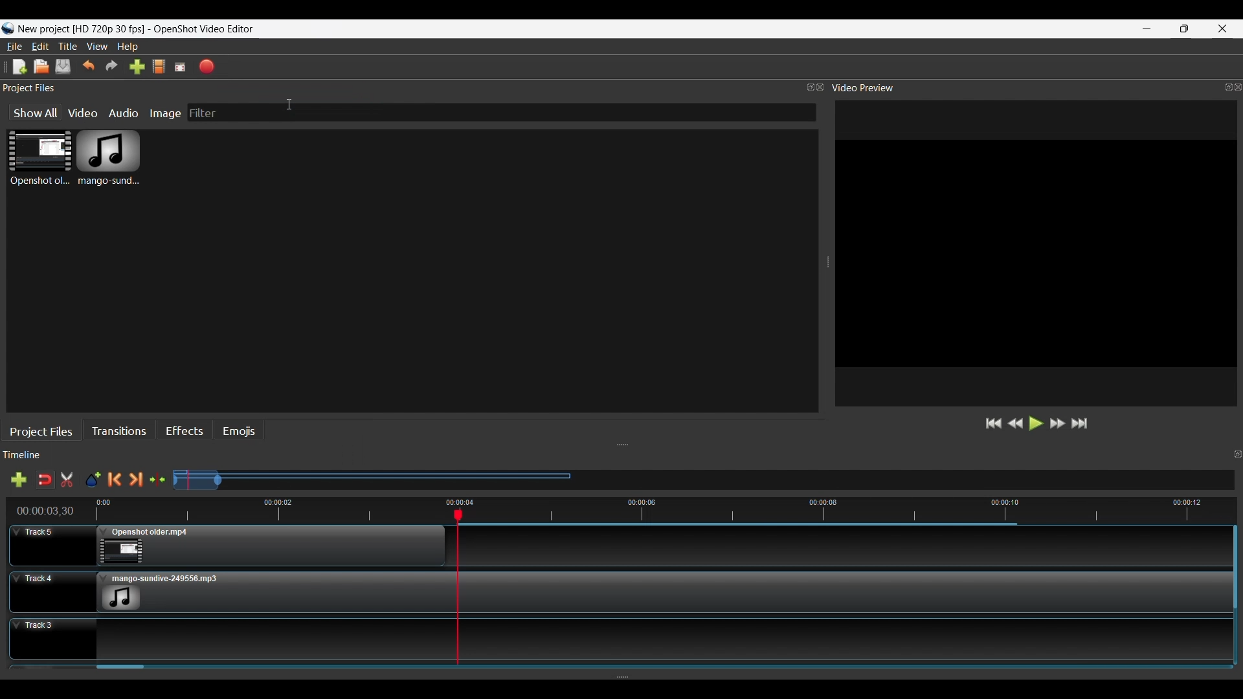  I want to click on Jump to End, so click(1081, 423).